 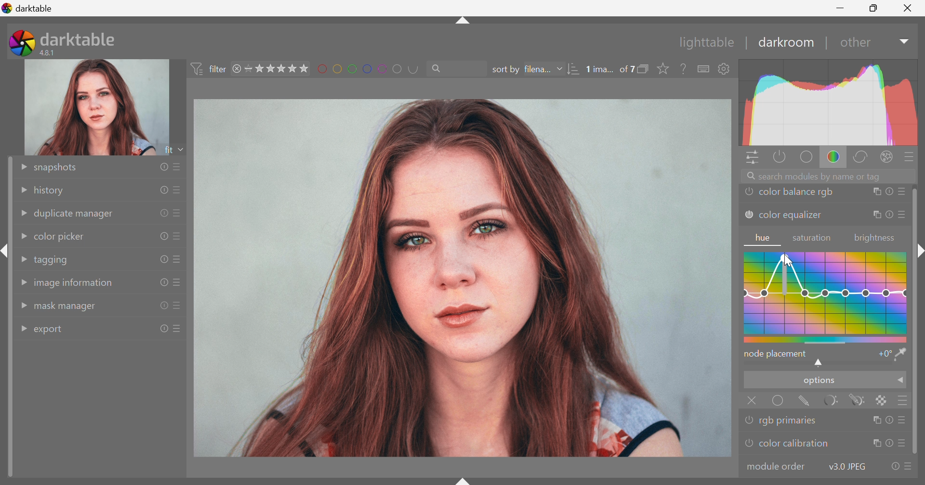 I want to click on reset, so click(x=162, y=329).